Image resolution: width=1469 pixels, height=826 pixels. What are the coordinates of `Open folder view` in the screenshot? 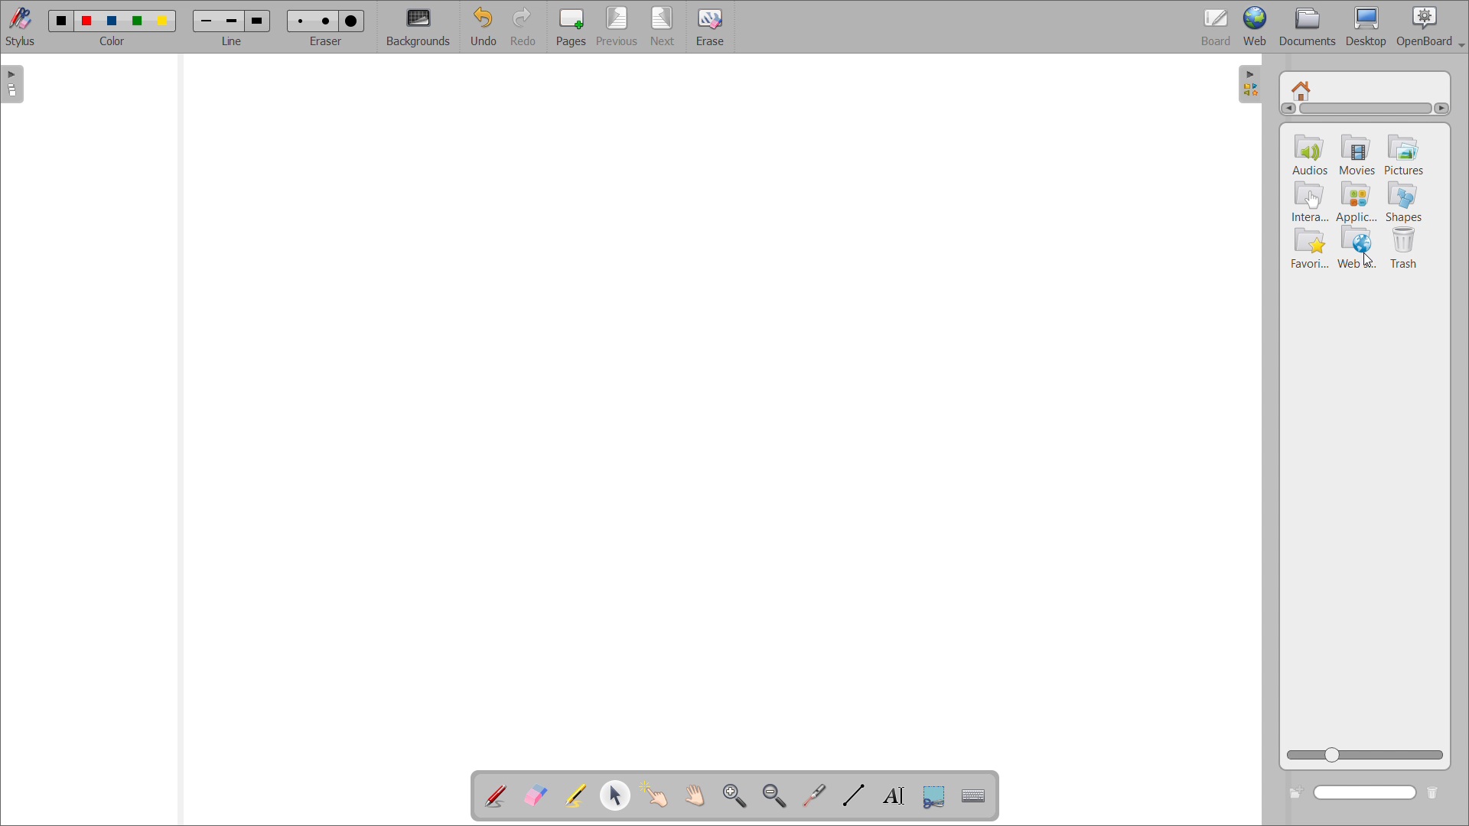 It's located at (1257, 87).